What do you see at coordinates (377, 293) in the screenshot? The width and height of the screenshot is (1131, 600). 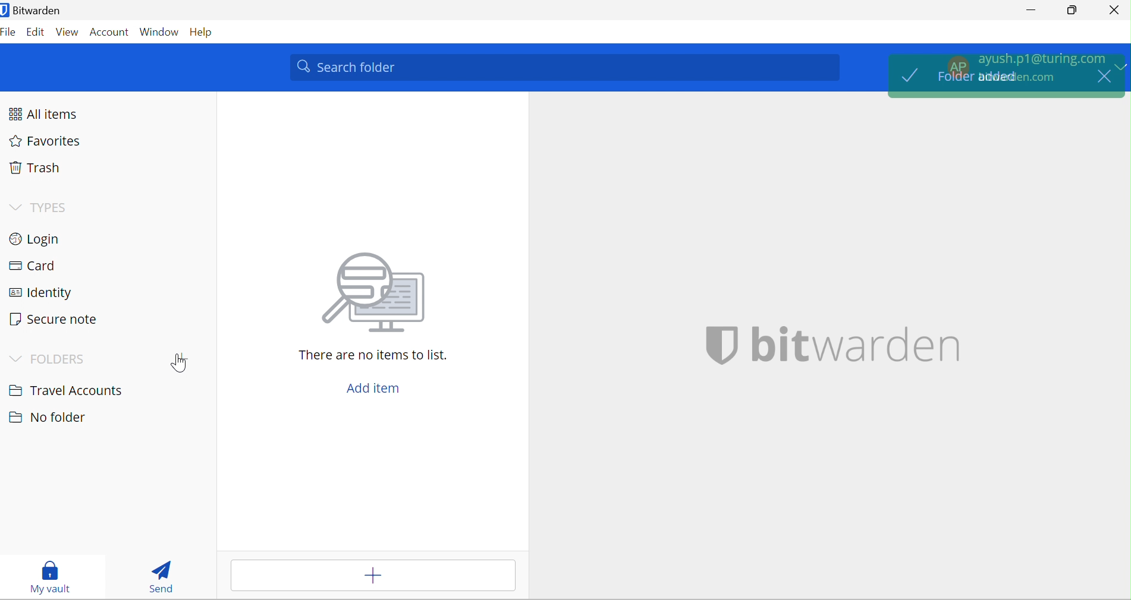 I see `Image` at bounding box center [377, 293].